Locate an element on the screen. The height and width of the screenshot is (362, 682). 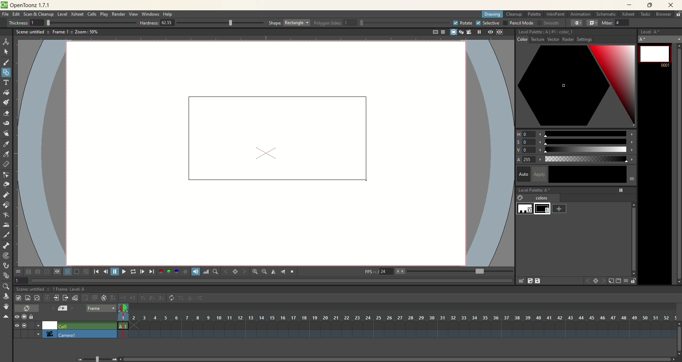
scan & cleanup is located at coordinates (41, 15).